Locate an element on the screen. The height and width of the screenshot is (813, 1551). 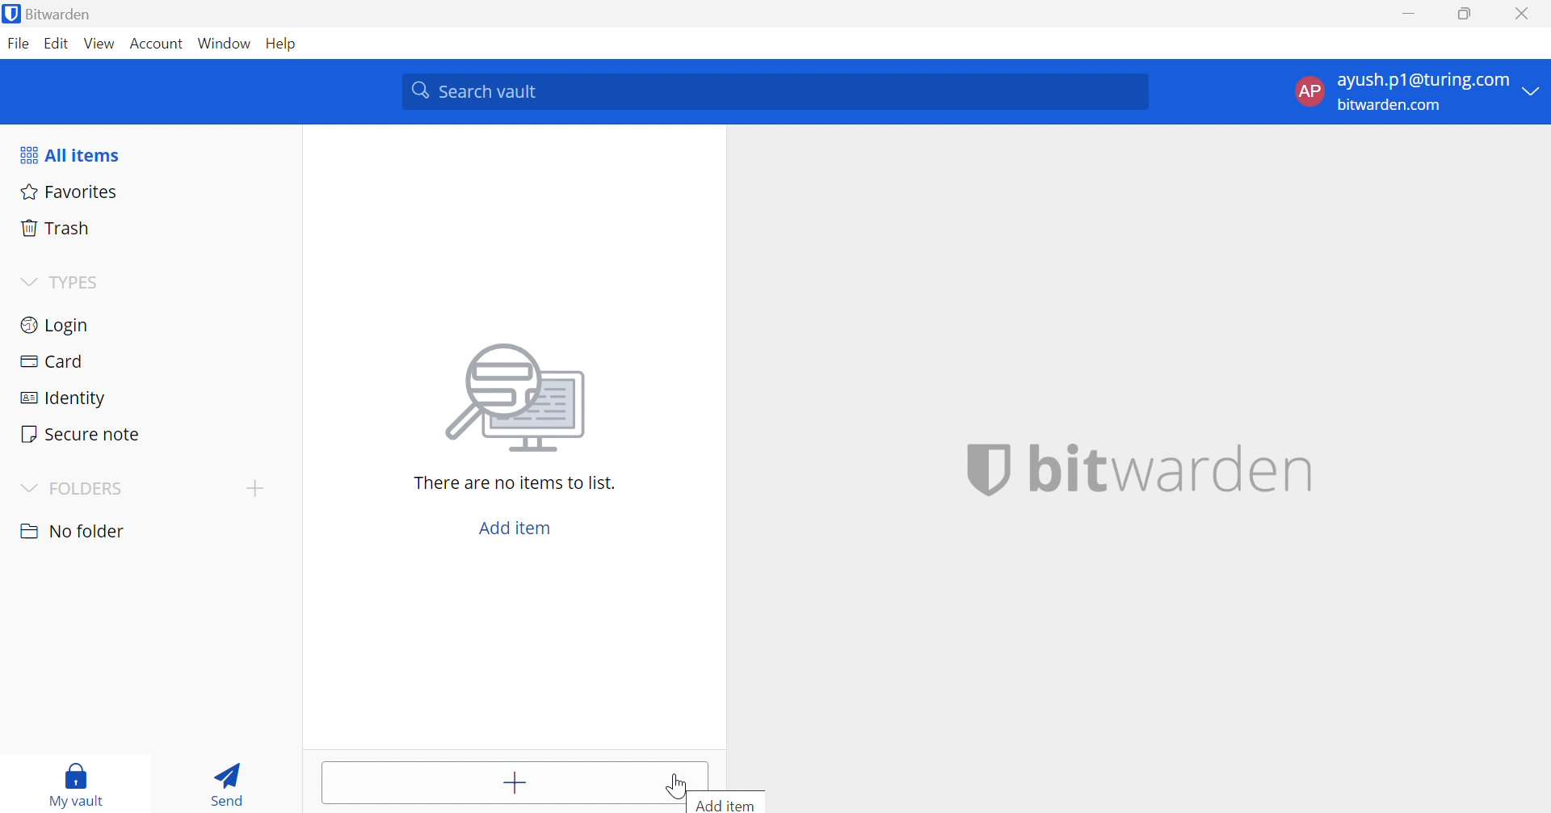
Card is located at coordinates (145, 358).